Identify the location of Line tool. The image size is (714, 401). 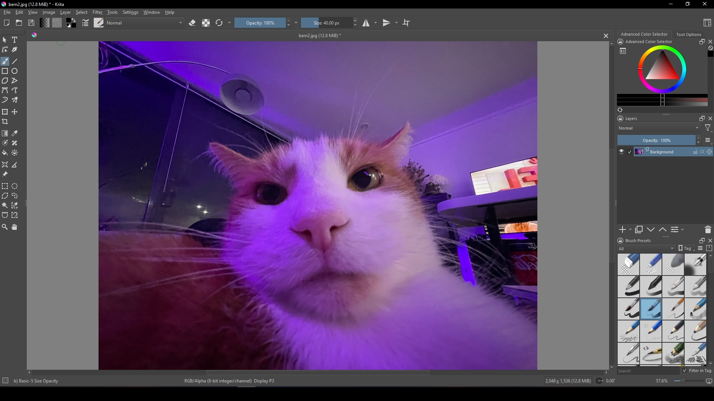
(15, 62).